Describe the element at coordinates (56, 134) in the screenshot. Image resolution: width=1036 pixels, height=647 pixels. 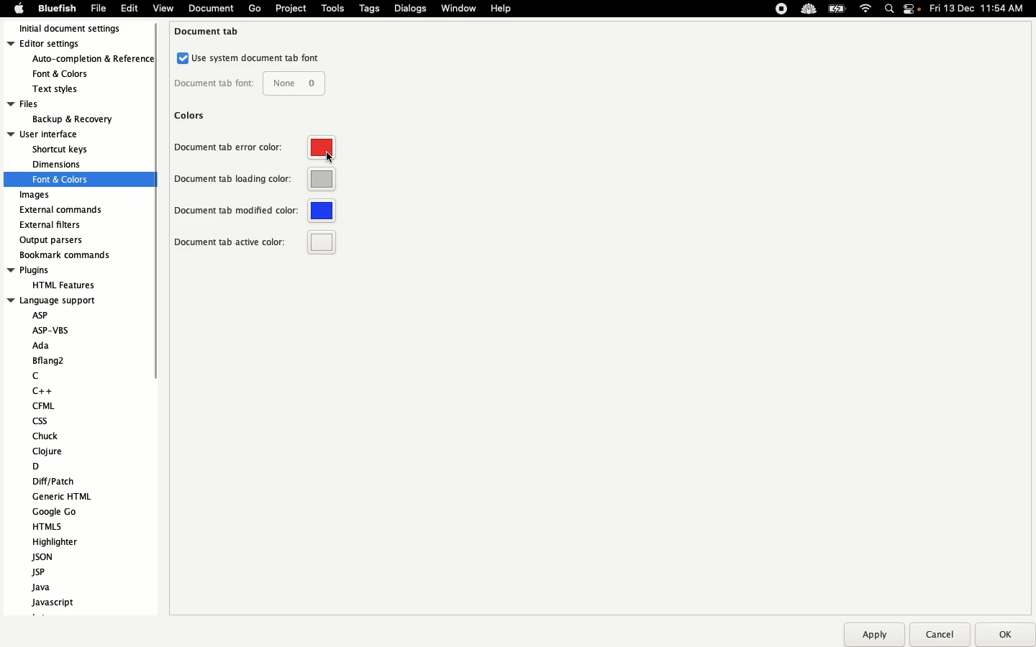
I see `User interface ` at that location.